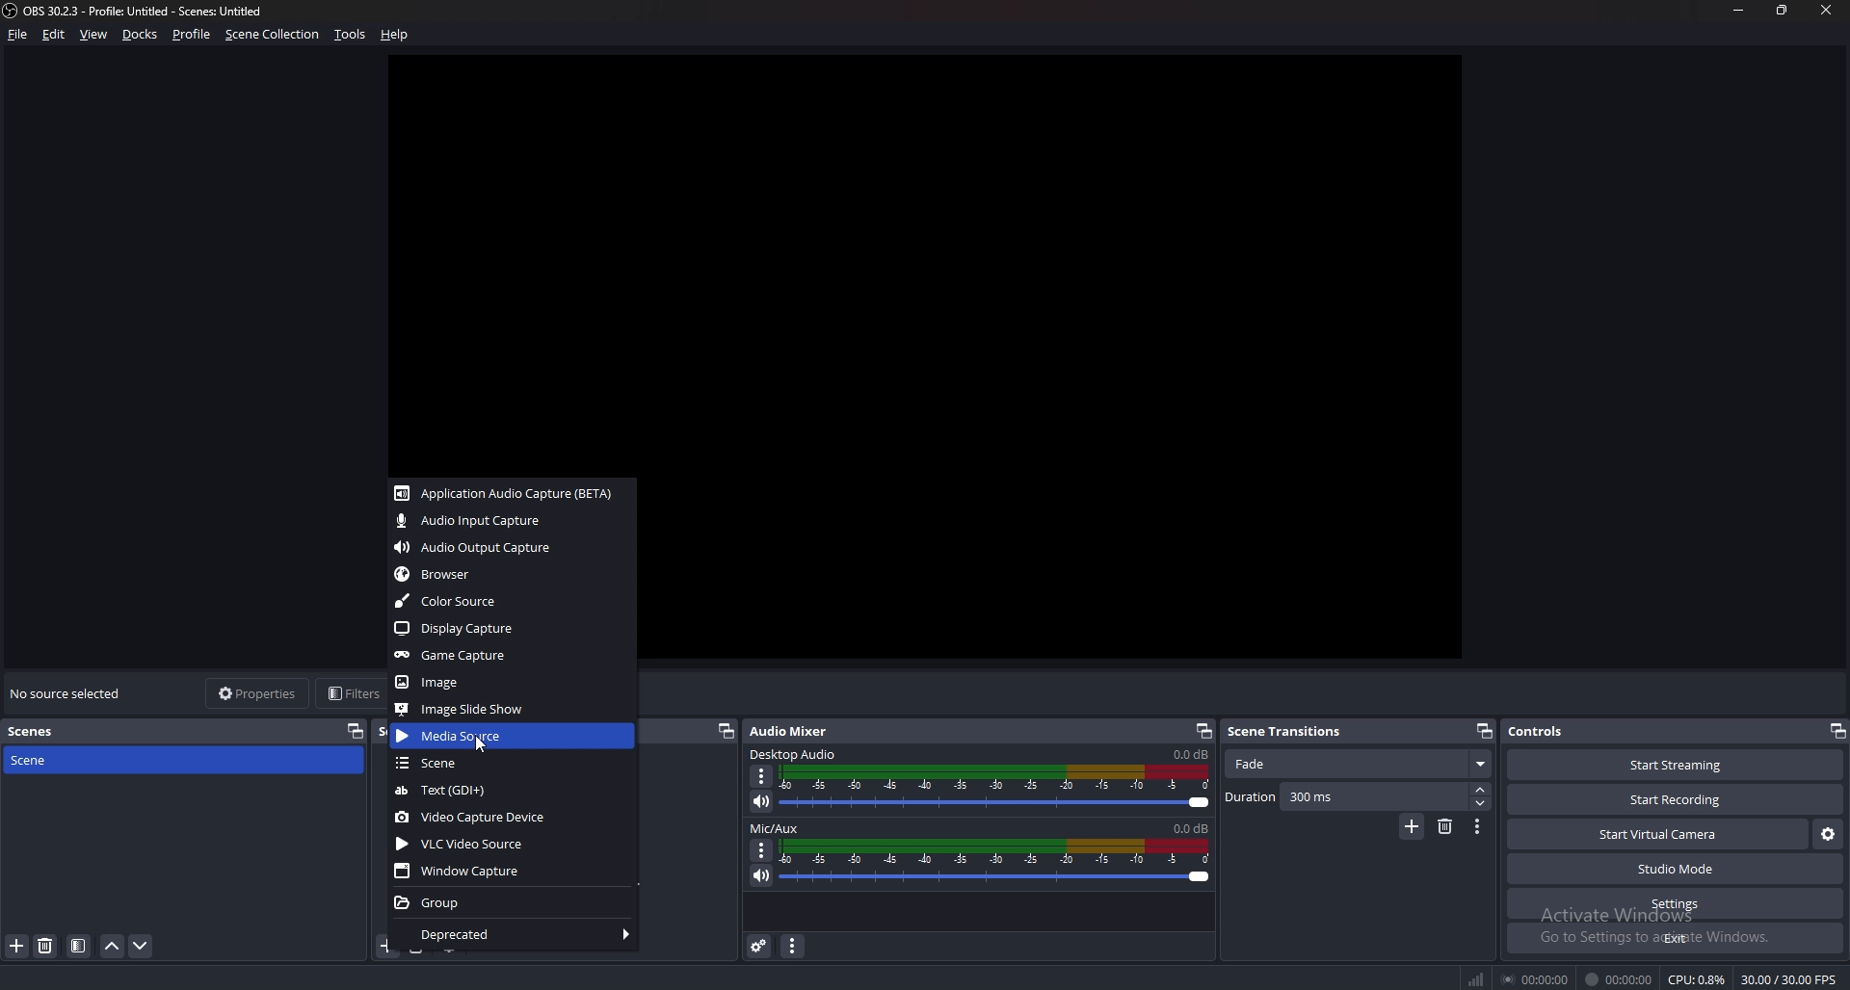 Image resolution: width=1850 pixels, height=990 pixels. Describe the element at coordinates (1413, 827) in the screenshot. I see `Add configurable transitions` at that location.